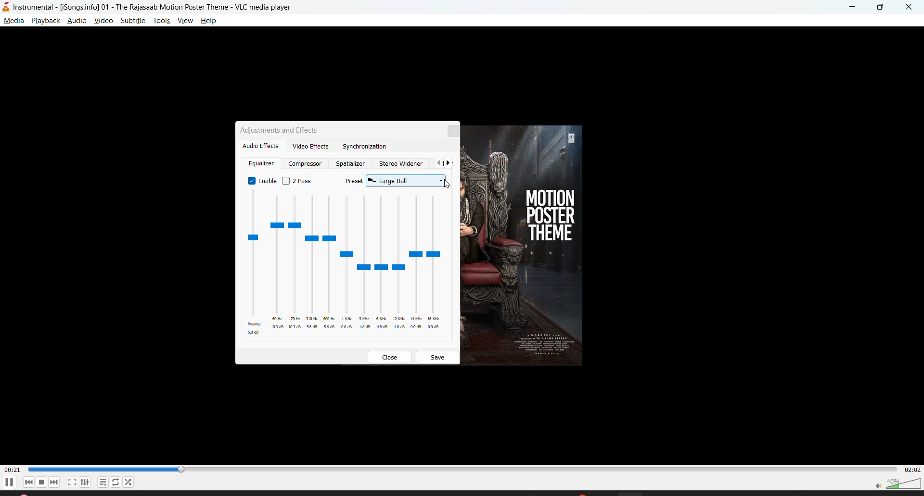 The image size is (924, 496). What do you see at coordinates (88, 481) in the screenshot?
I see `settings` at bounding box center [88, 481].